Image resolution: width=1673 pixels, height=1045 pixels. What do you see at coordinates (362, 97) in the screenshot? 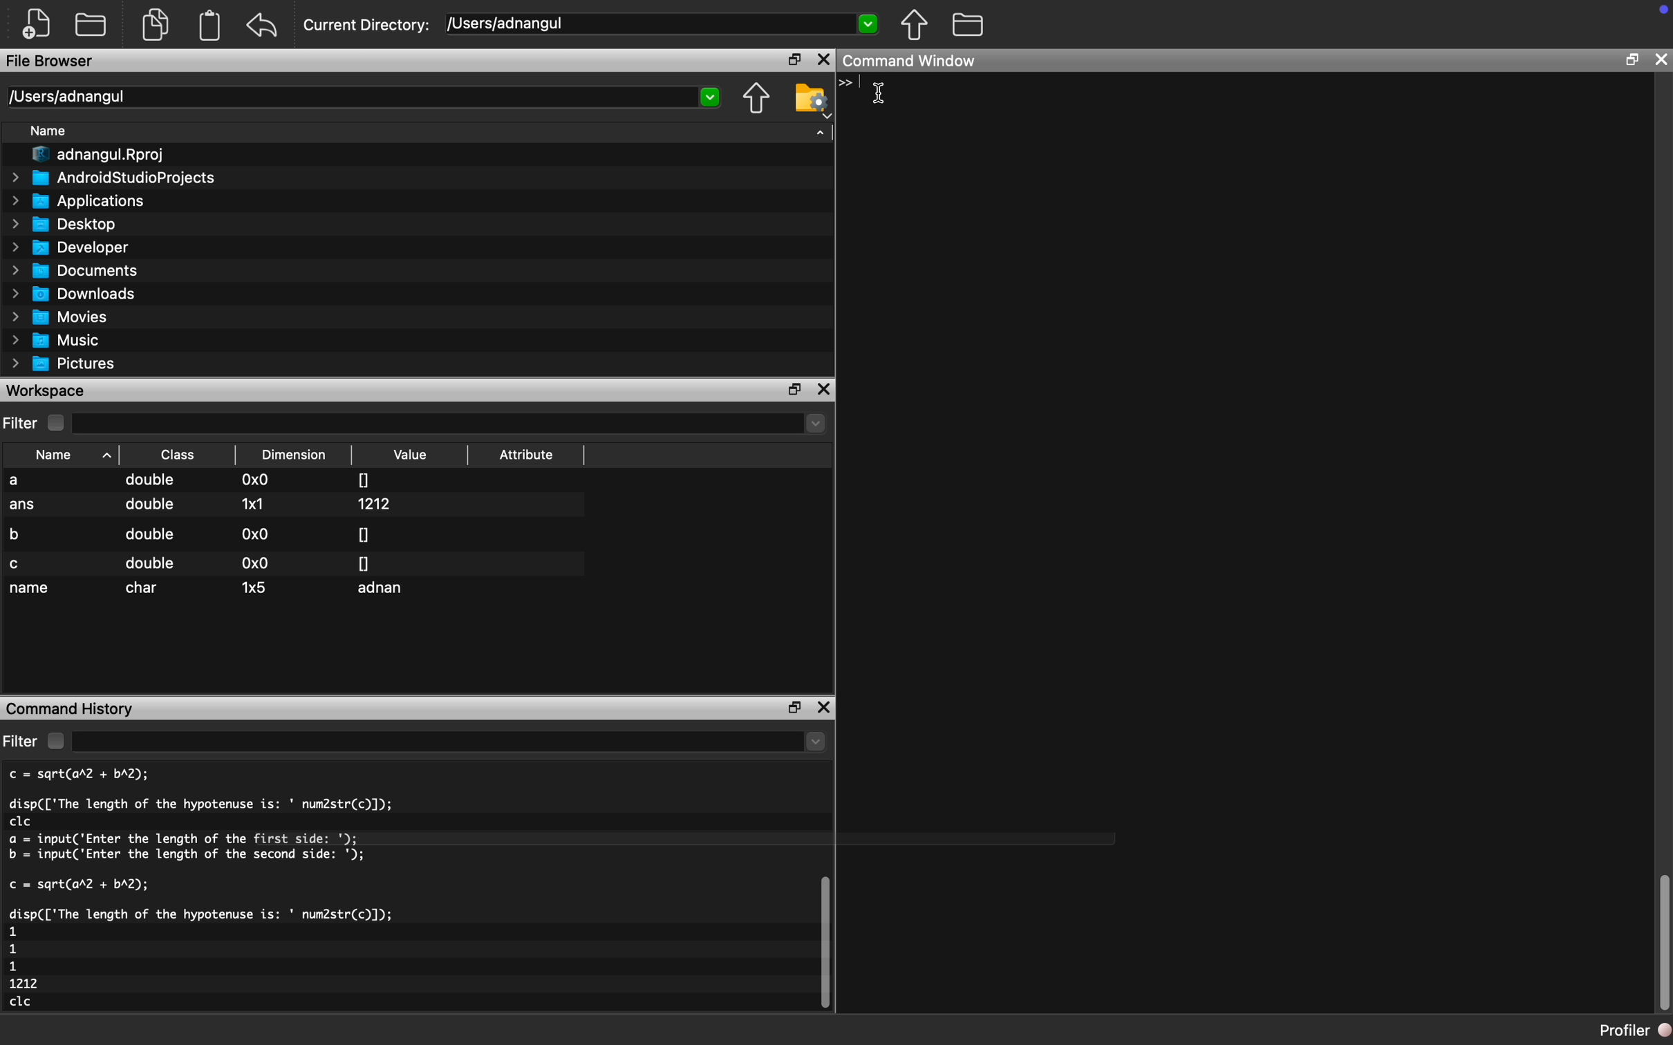
I see `Users/adnangul 2` at bounding box center [362, 97].